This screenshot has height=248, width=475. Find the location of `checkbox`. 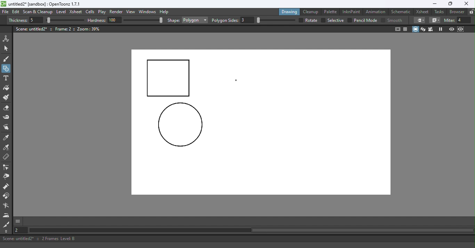

checkbox is located at coordinates (349, 20).